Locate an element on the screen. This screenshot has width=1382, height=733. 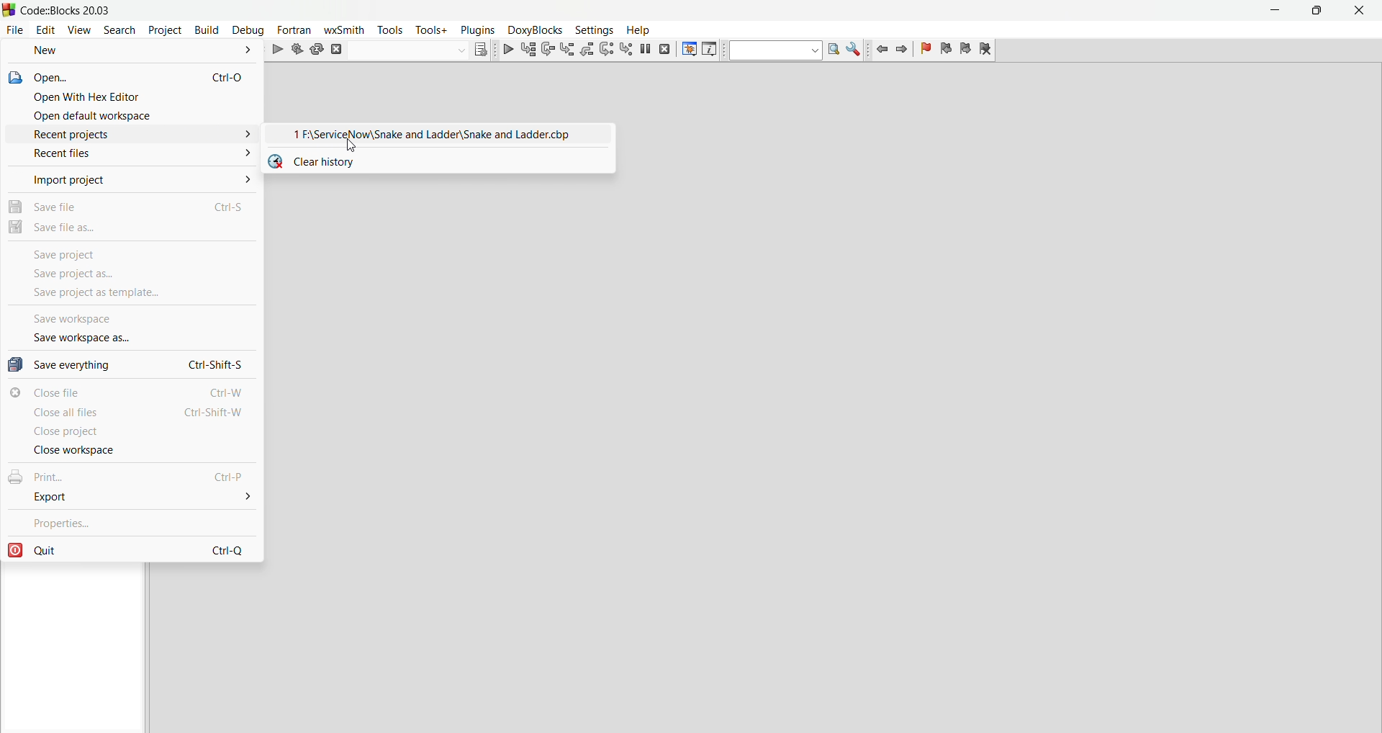
build target is located at coordinates (408, 51).